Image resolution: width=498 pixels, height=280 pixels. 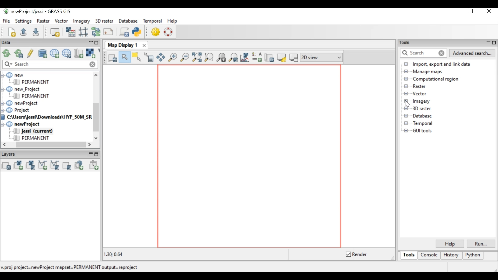 What do you see at coordinates (489, 12) in the screenshot?
I see `Close` at bounding box center [489, 12].